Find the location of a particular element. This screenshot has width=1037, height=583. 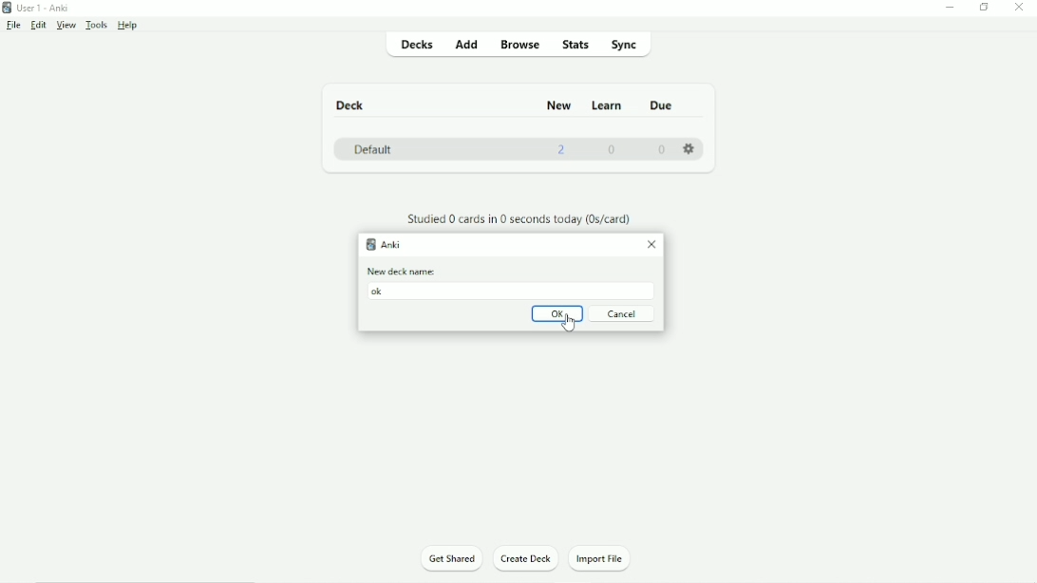

Browse is located at coordinates (521, 44).